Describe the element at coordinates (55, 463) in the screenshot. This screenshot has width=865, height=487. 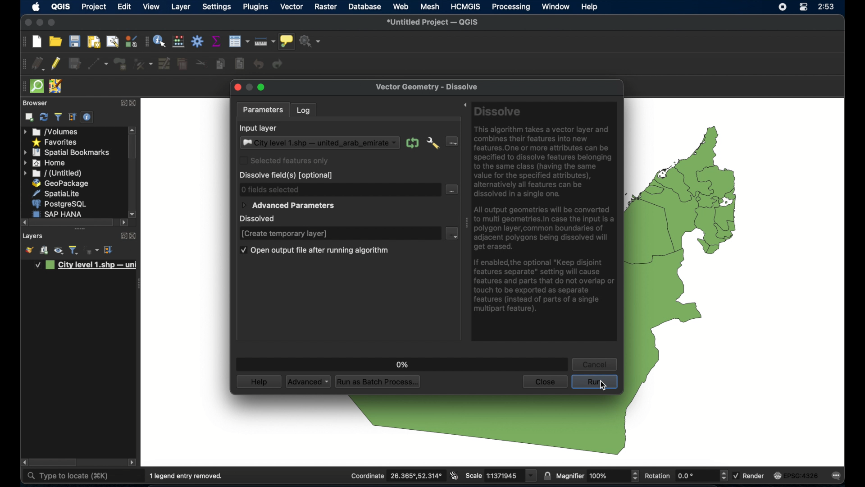
I see `scroll box` at that location.